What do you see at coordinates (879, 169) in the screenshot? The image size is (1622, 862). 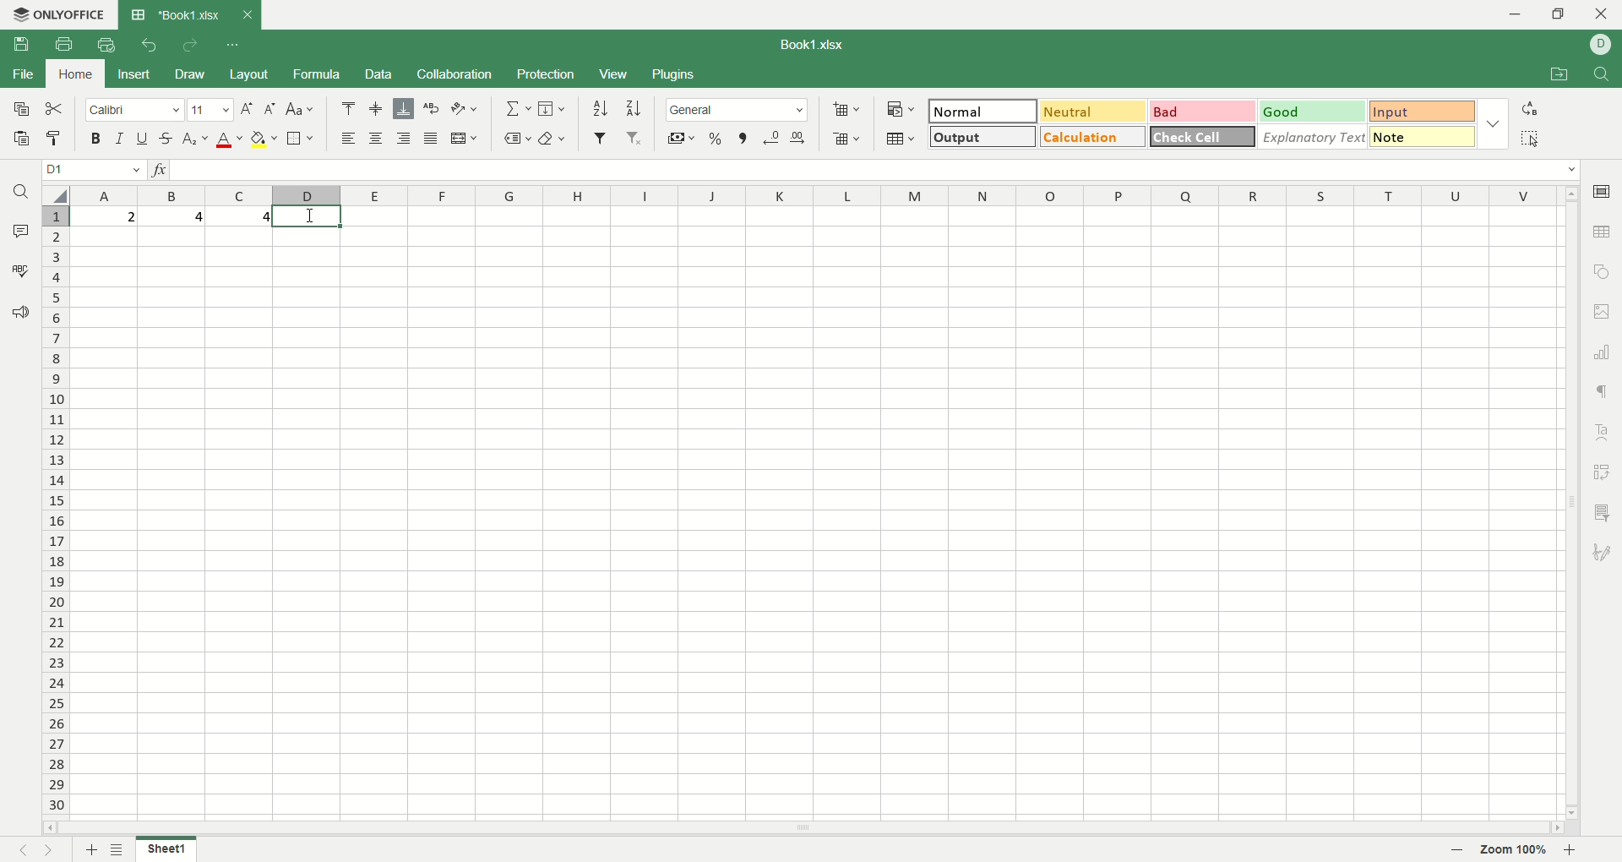 I see `formula bar` at bounding box center [879, 169].